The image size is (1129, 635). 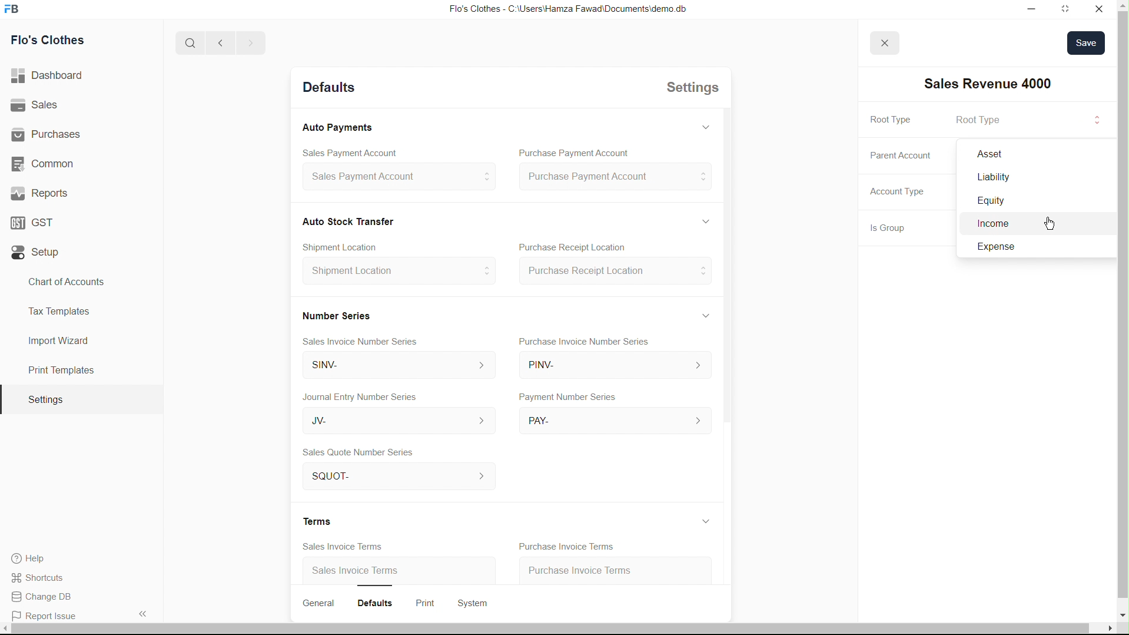 I want to click on ' Reports, so click(x=42, y=193).